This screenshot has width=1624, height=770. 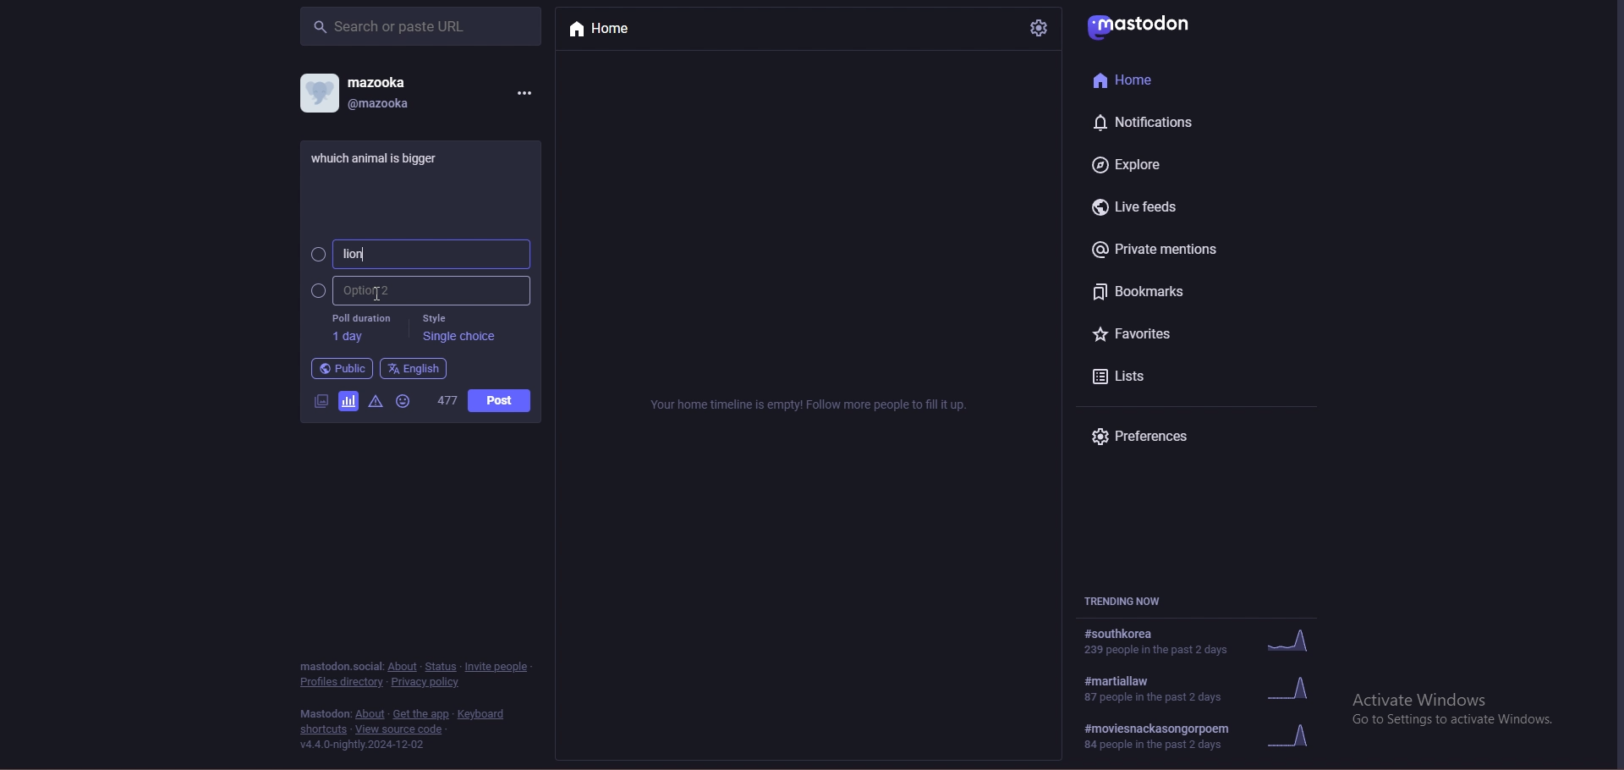 What do you see at coordinates (442, 667) in the screenshot?
I see `status` at bounding box center [442, 667].